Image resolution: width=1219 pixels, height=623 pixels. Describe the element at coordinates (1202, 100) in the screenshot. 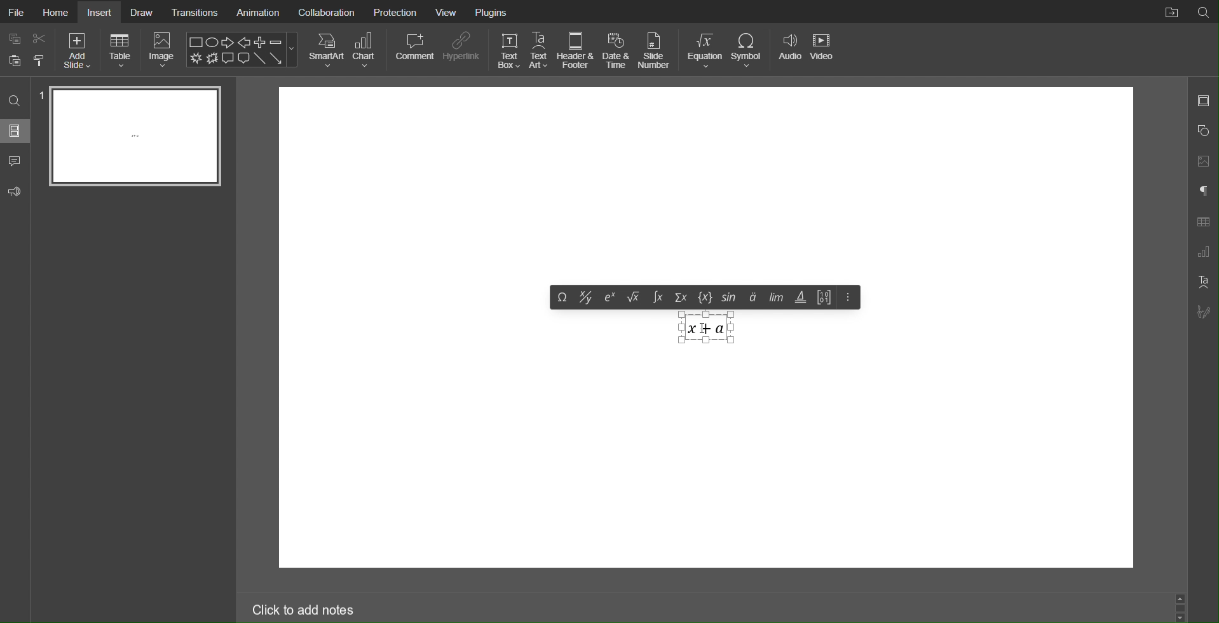

I see `Slide Settings` at that location.